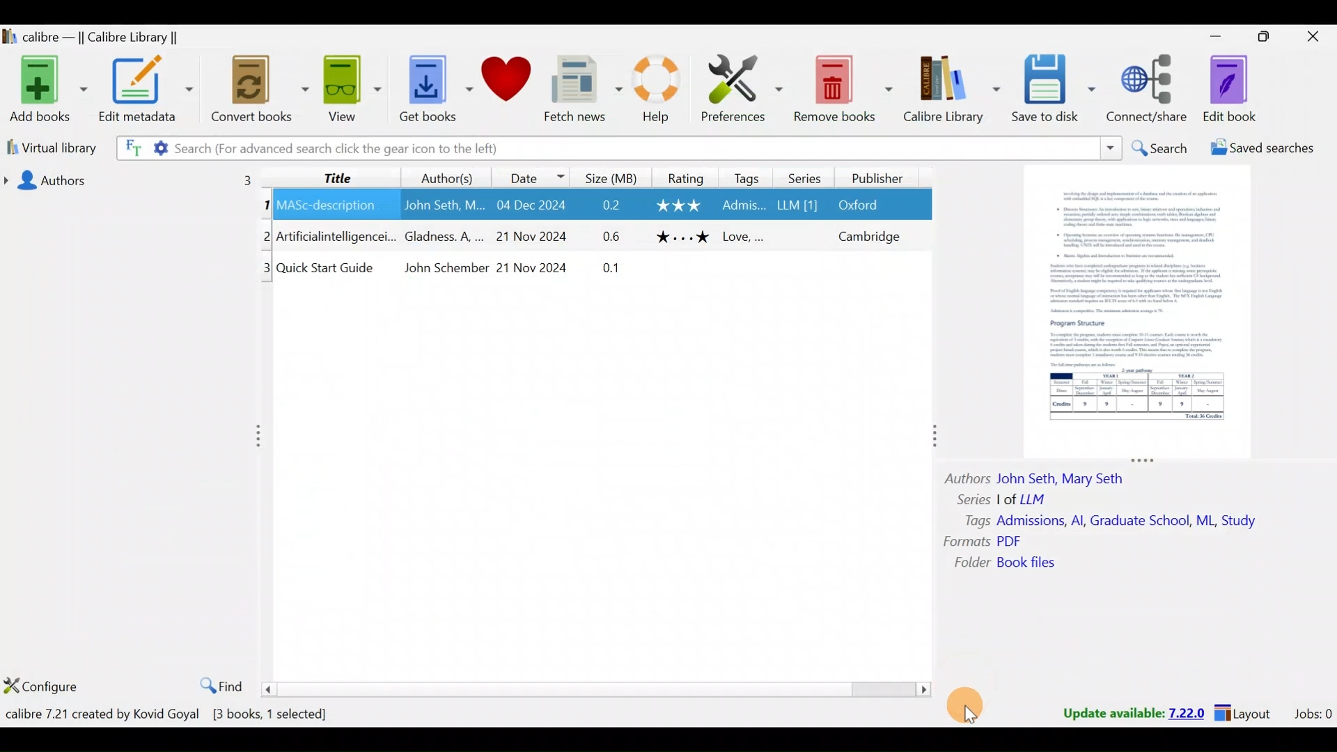 The image size is (1337, 752). What do you see at coordinates (1056, 88) in the screenshot?
I see `Save to disk` at bounding box center [1056, 88].